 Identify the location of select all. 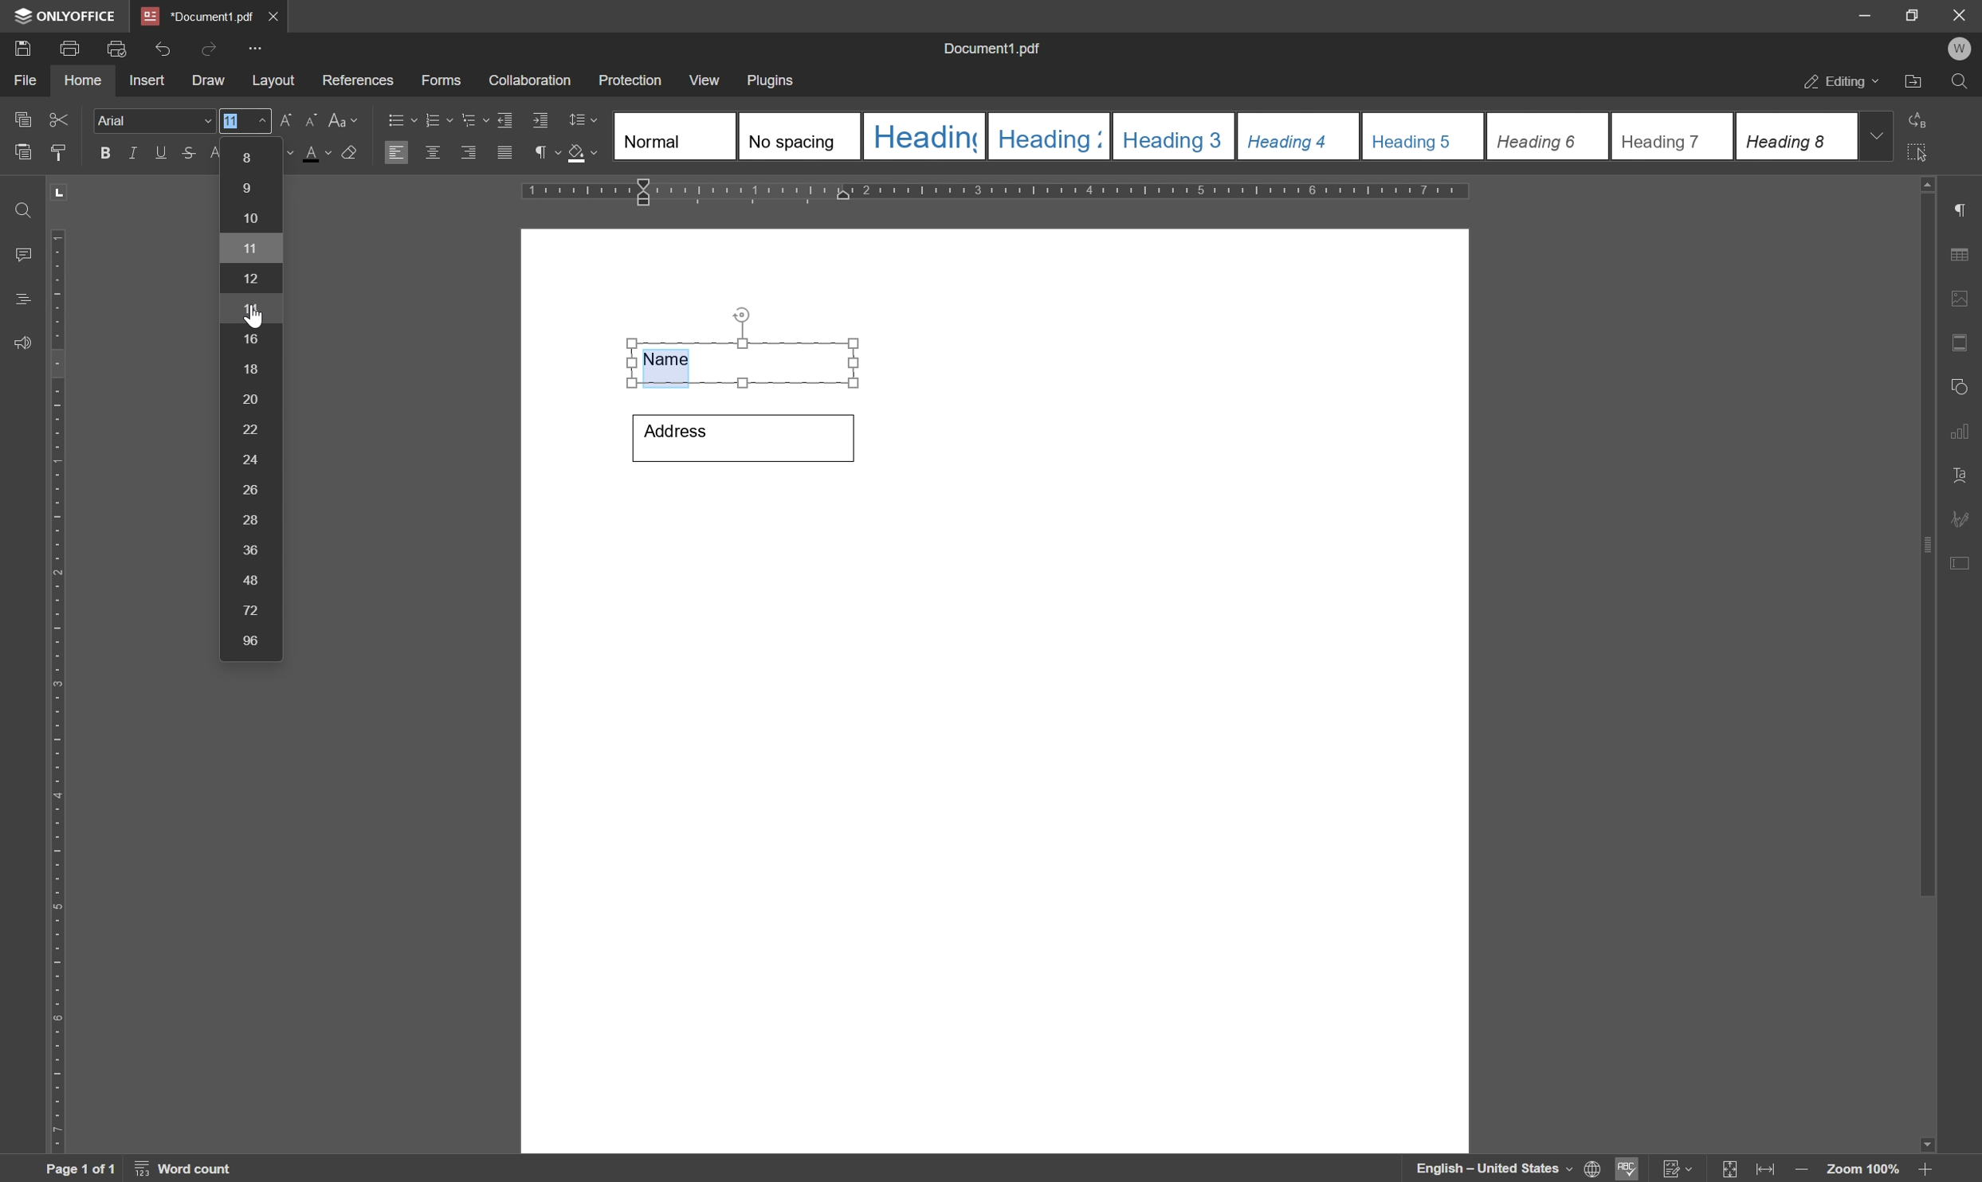
(1925, 152).